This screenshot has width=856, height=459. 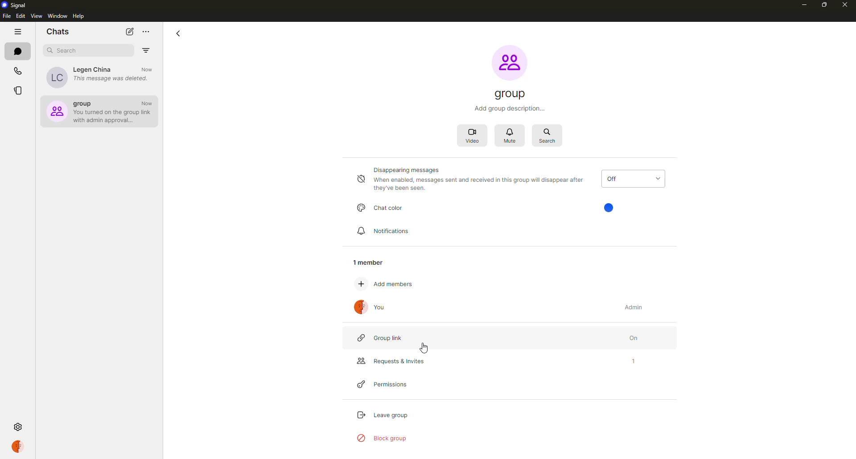 What do you see at coordinates (633, 179) in the screenshot?
I see `off` at bounding box center [633, 179].